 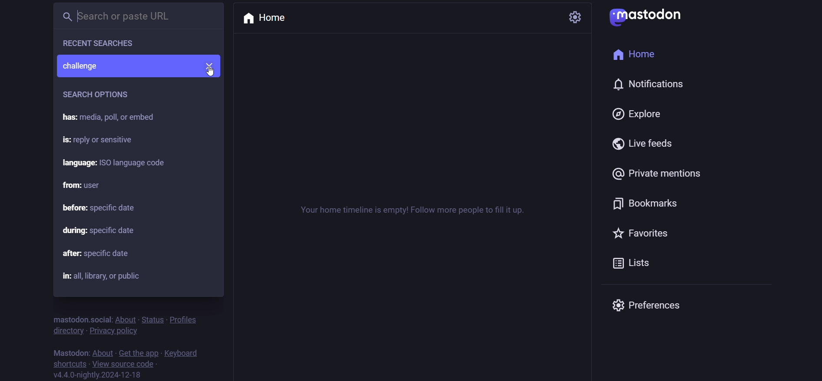 I want to click on about, so click(x=124, y=318).